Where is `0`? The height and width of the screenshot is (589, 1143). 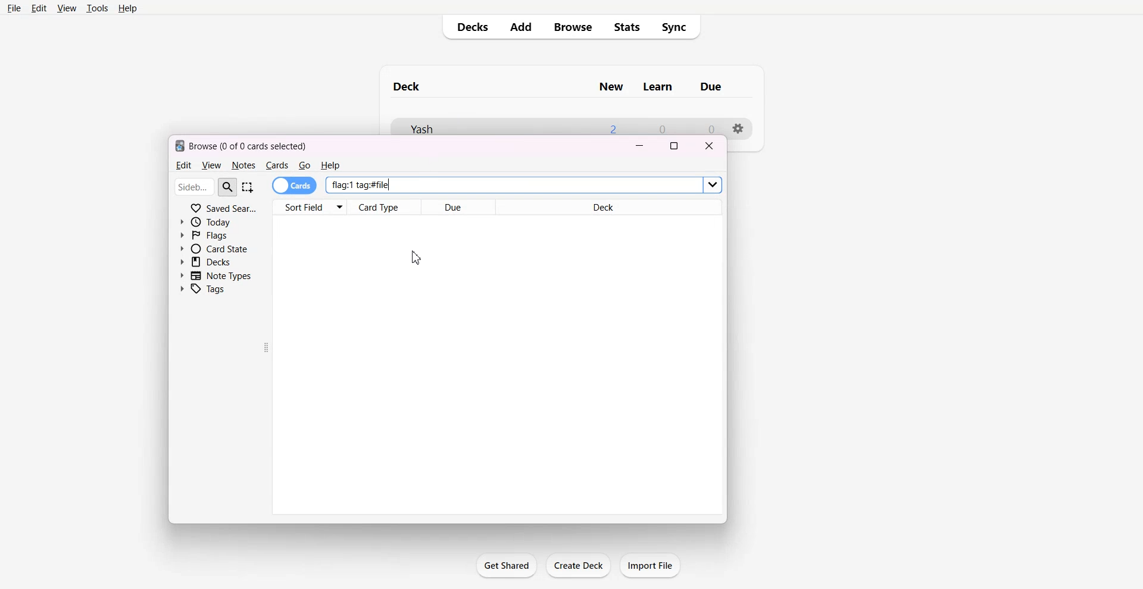 0 is located at coordinates (664, 127).